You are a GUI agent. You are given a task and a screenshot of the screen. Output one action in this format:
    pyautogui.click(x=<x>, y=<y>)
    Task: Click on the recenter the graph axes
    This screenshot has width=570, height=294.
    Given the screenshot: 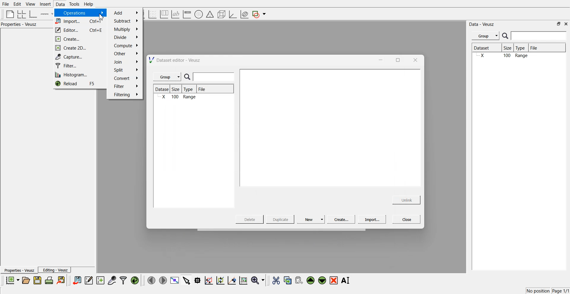 What is the action you would take?
    pyautogui.click(x=232, y=280)
    